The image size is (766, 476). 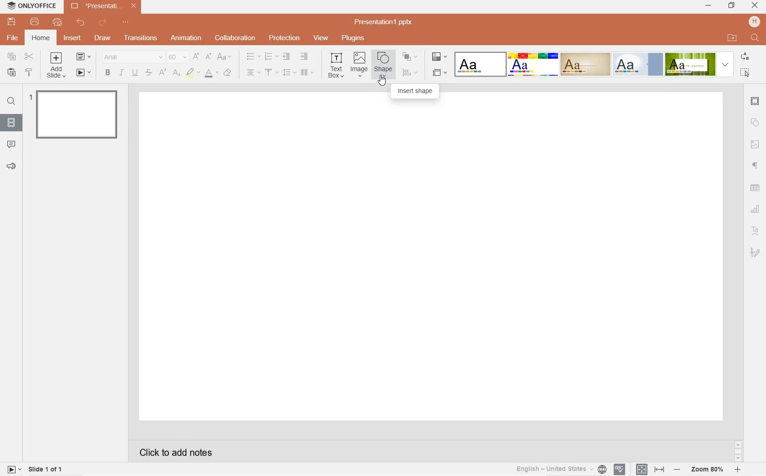 I want to click on image, so click(x=359, y=65).